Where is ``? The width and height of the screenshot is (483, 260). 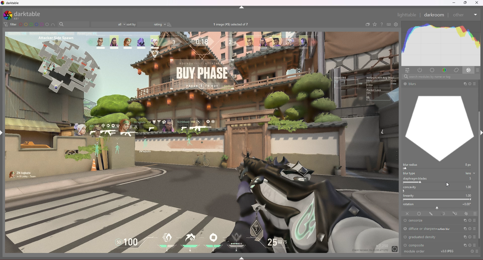
 is located at coordinates (475, 15).